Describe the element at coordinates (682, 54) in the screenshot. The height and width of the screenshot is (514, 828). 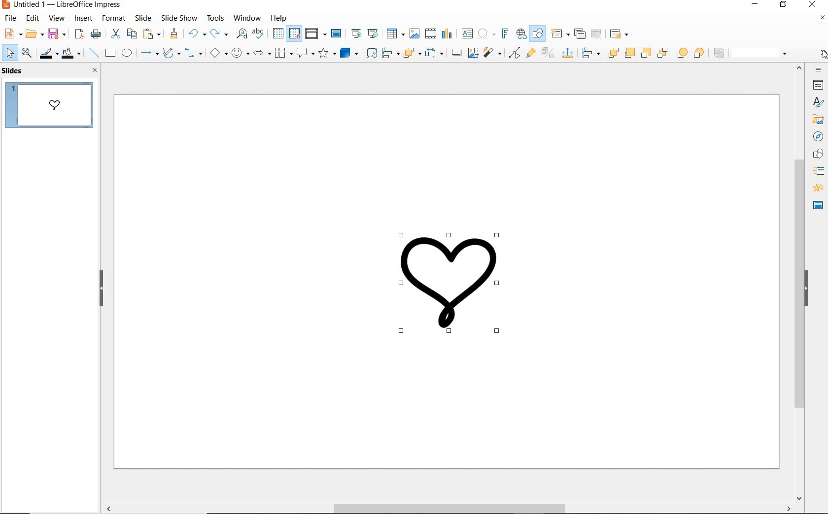
I see `infront object` at that location.